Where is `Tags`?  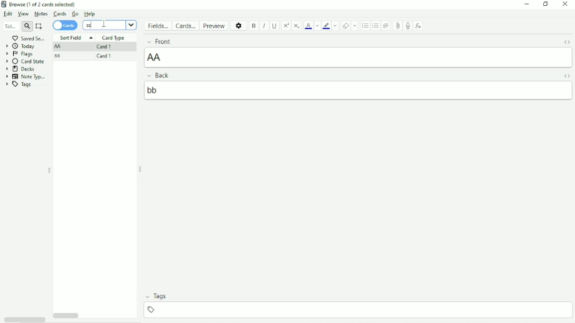
Tags is located at coordinates (358, 297).